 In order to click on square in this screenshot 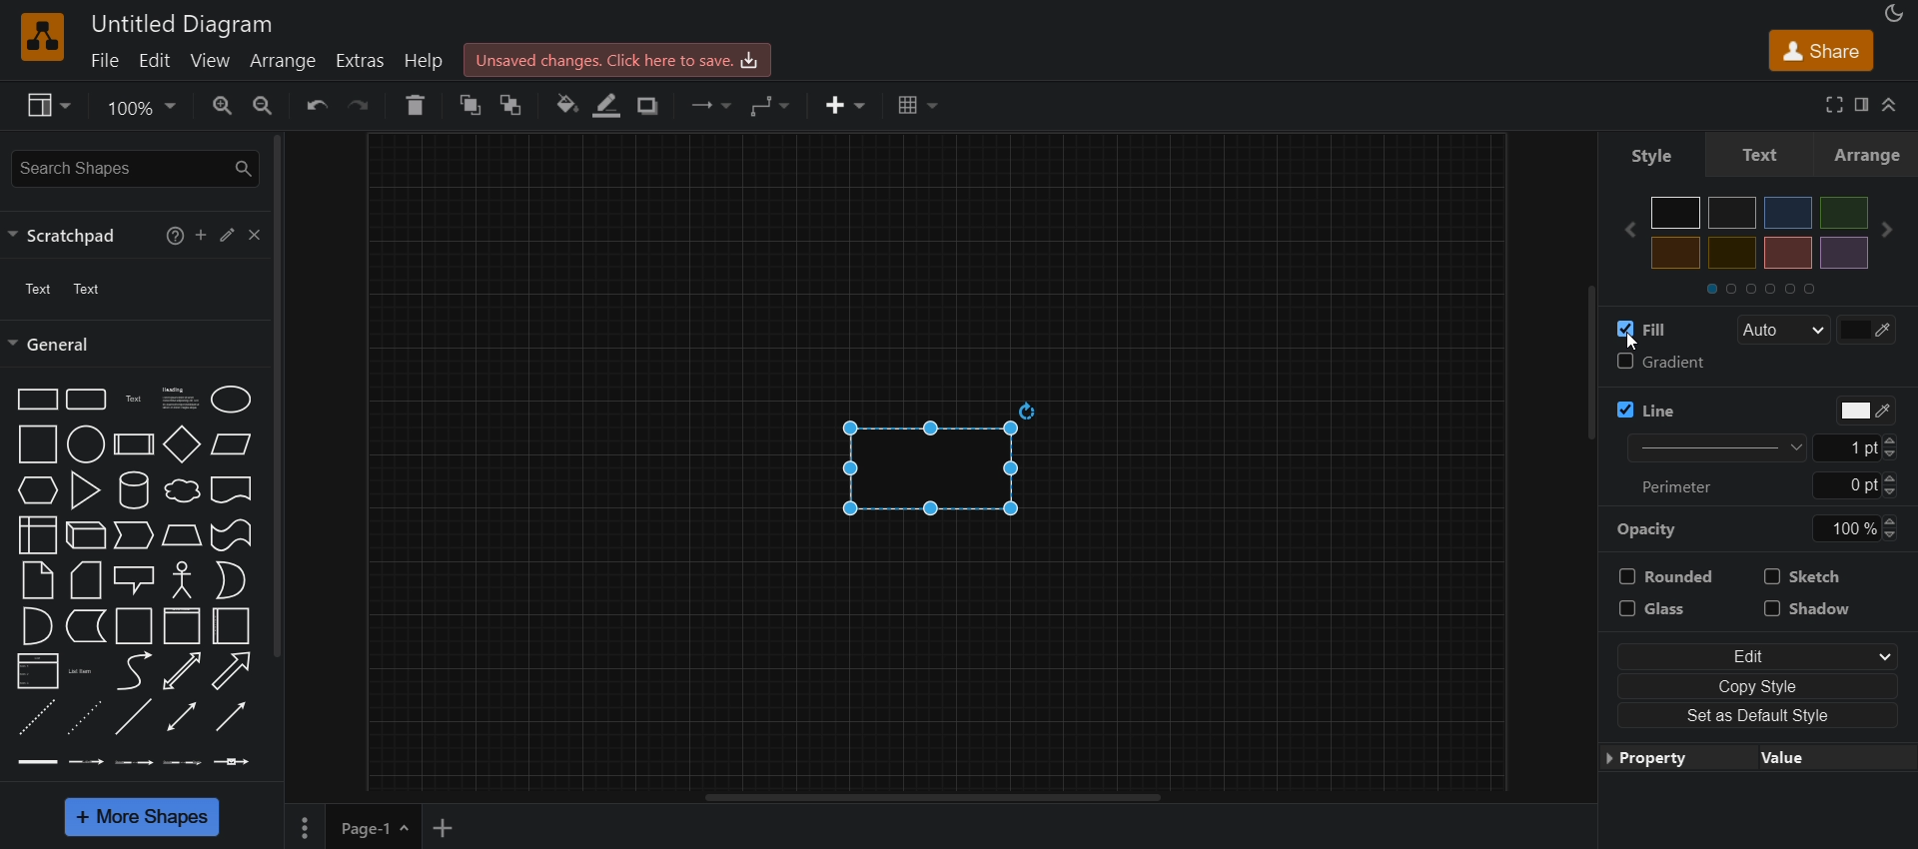, I will do `click(37, 444)`.